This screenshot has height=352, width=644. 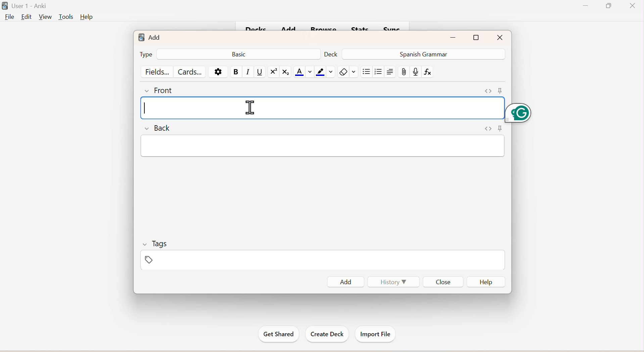 I want to click on Close, so click(x=499, y=37).